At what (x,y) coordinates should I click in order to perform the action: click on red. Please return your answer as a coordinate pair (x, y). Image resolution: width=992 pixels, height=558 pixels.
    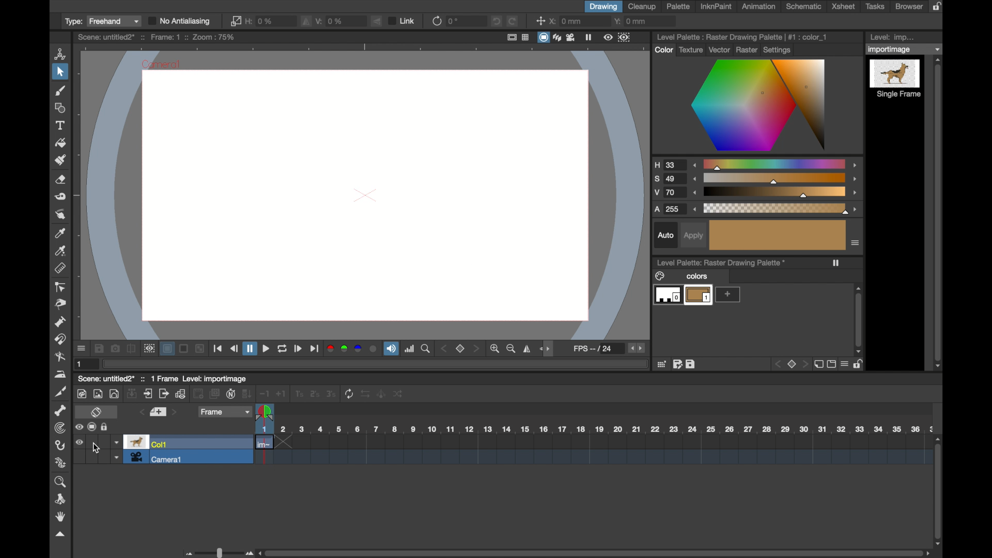
    Looking at the image, I should click on (330, 349).